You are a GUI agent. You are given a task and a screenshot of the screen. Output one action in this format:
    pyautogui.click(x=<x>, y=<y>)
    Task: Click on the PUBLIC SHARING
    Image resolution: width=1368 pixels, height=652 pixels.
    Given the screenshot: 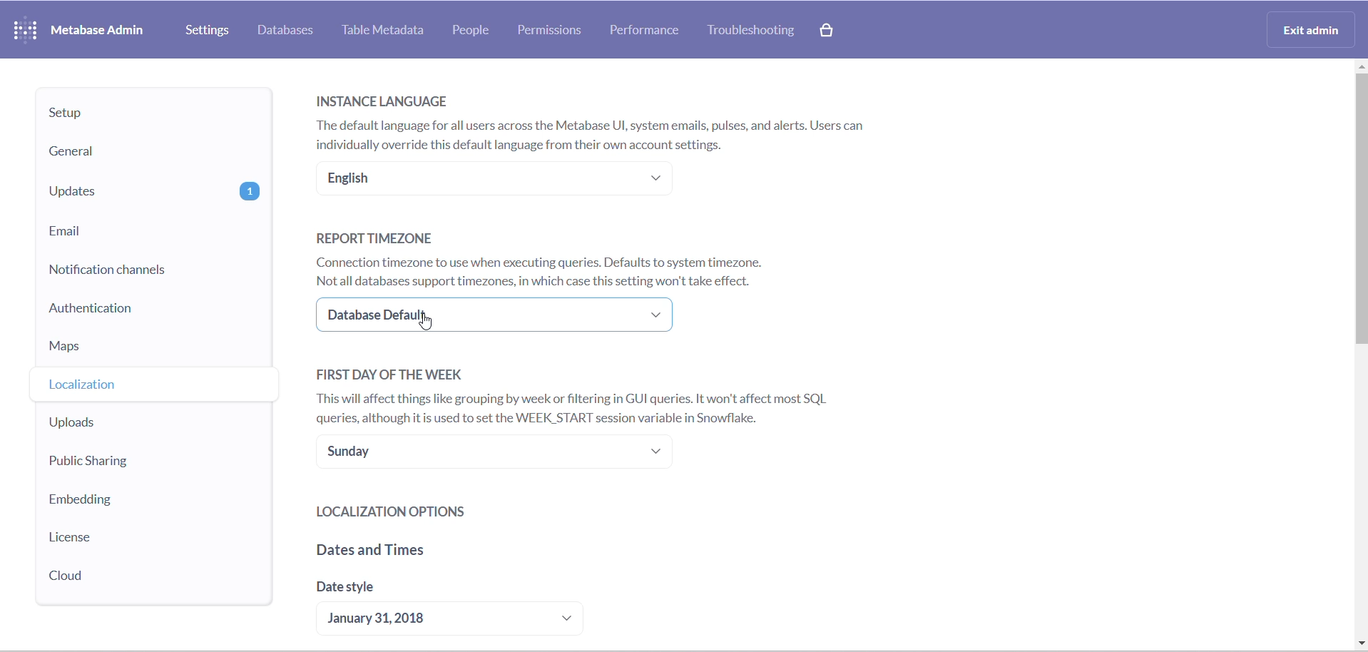 What is the action you would take?
    pyautogui.click(x=134, y=462)
    